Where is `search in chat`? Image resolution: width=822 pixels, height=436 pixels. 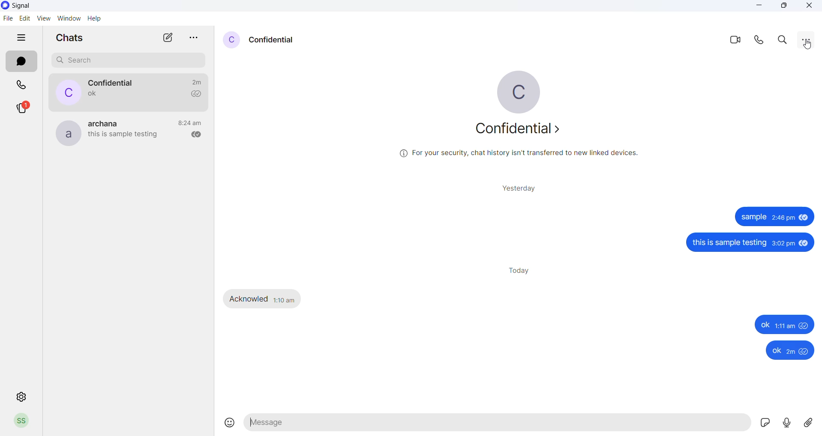
search in chat is located at coordinates (780, 41).